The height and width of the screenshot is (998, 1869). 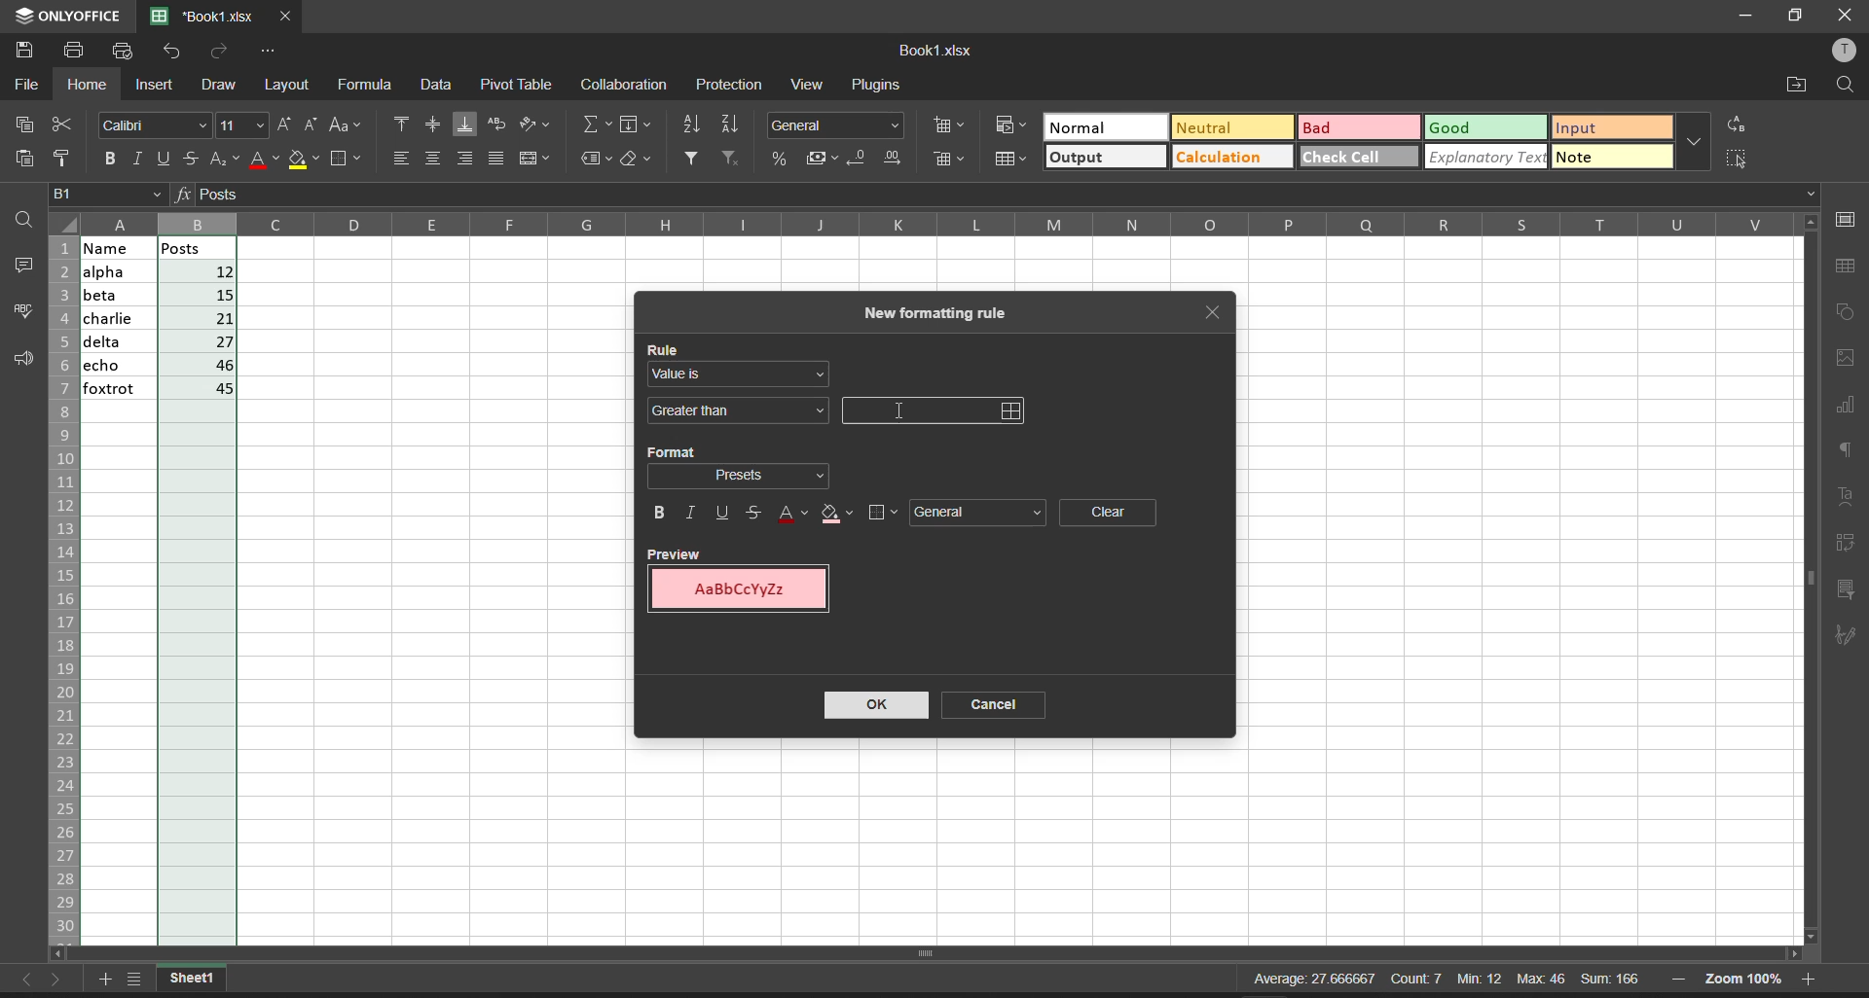 What do you see at coordinates (1211, 311) in the screenshot?
I see `close tab` at bounding box center [1211, 311].